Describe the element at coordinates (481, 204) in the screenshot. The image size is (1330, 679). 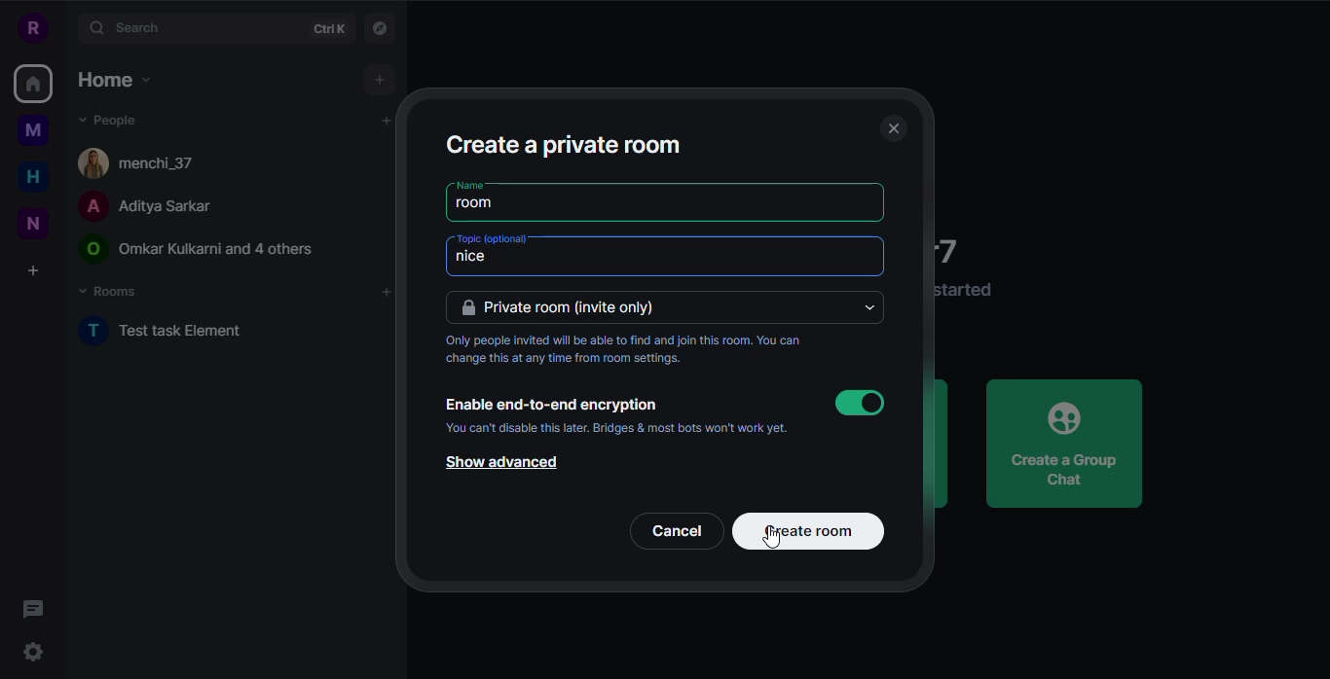
I see `room` at that location.